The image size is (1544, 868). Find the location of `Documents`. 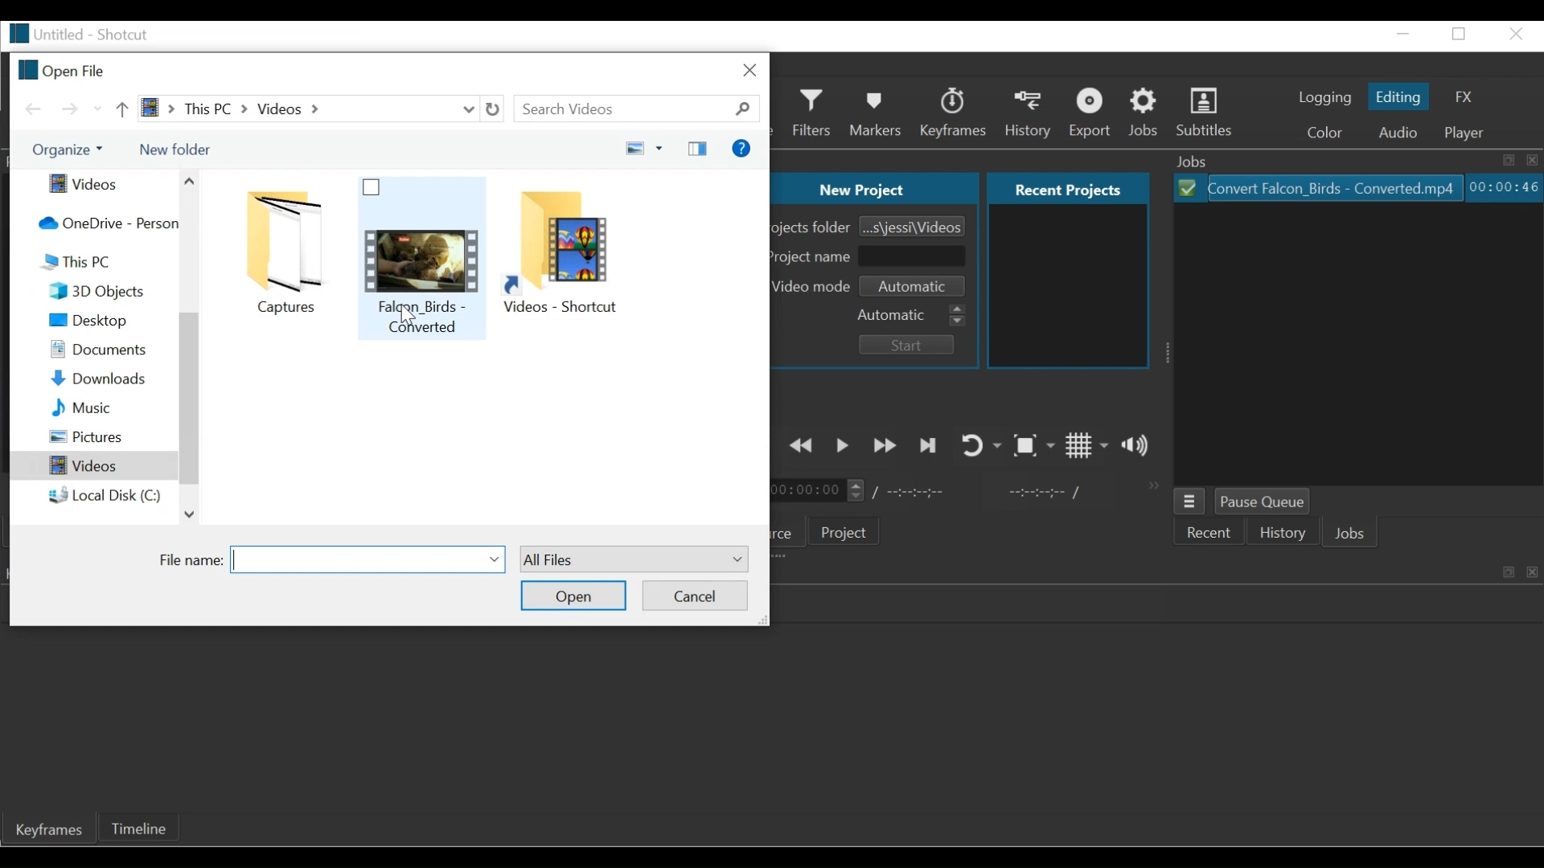

Documents is located at coordinates (107, 349).